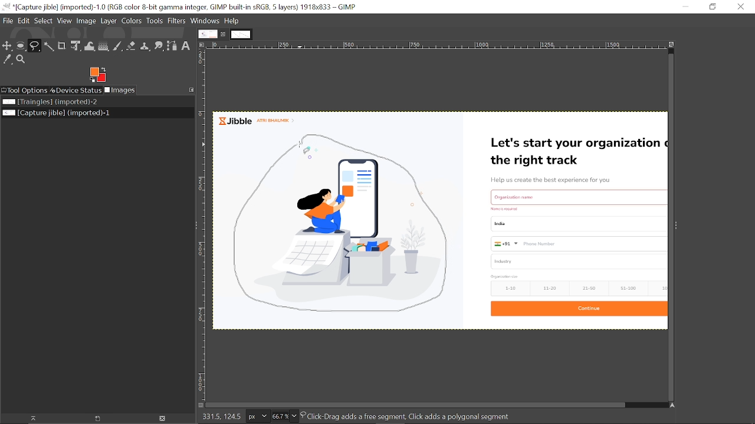  I want to click on coordinates, so click(219, 417).